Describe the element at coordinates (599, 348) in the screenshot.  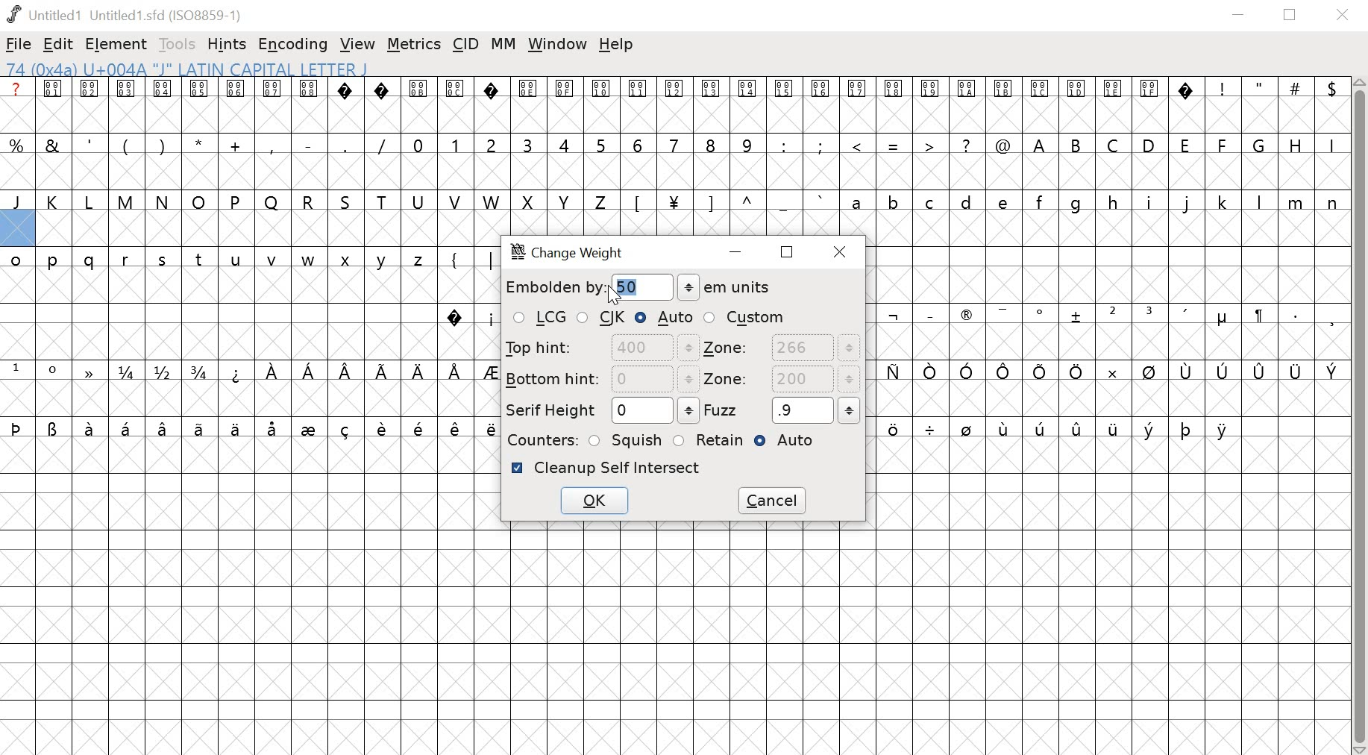
I see `TOP HINT` at that location.